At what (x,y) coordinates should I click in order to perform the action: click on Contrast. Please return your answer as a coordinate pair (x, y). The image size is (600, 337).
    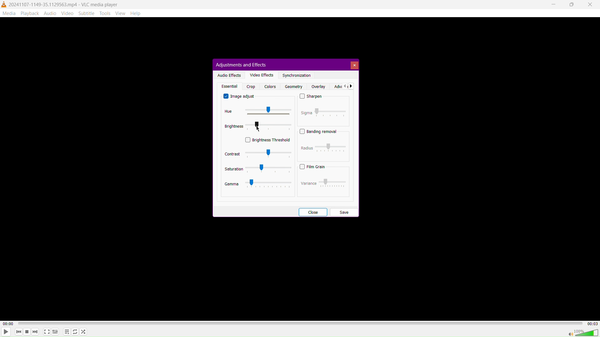
    Looking at the image, I should click on (257, 154).